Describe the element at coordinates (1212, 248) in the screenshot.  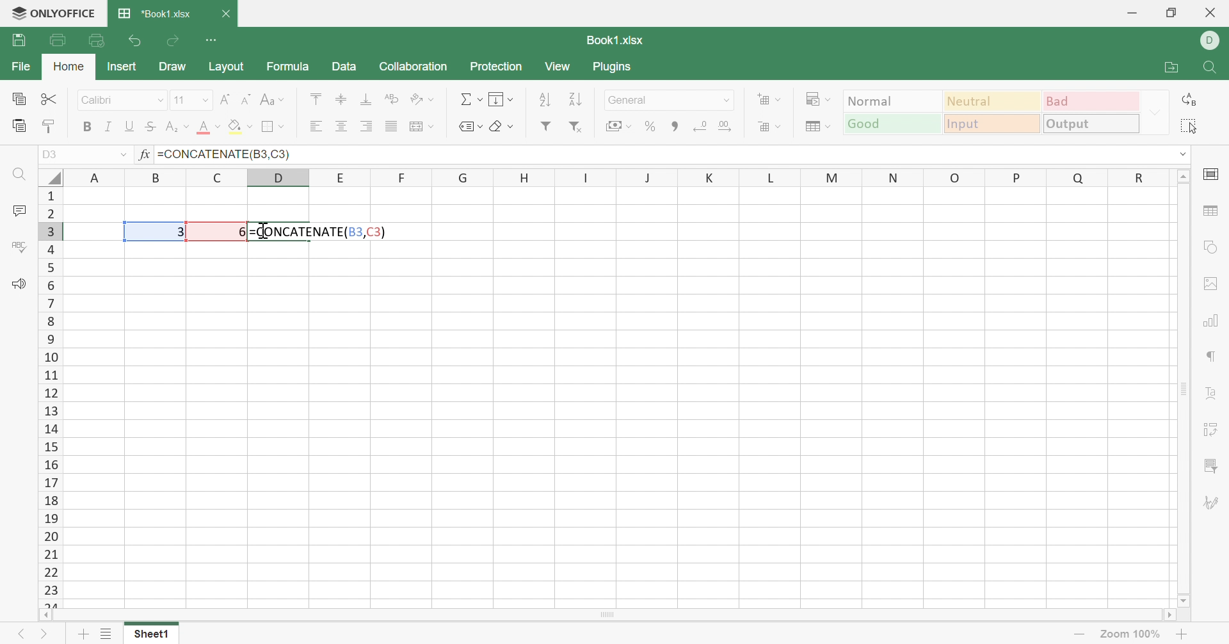
I see `Shape settings` at that location.